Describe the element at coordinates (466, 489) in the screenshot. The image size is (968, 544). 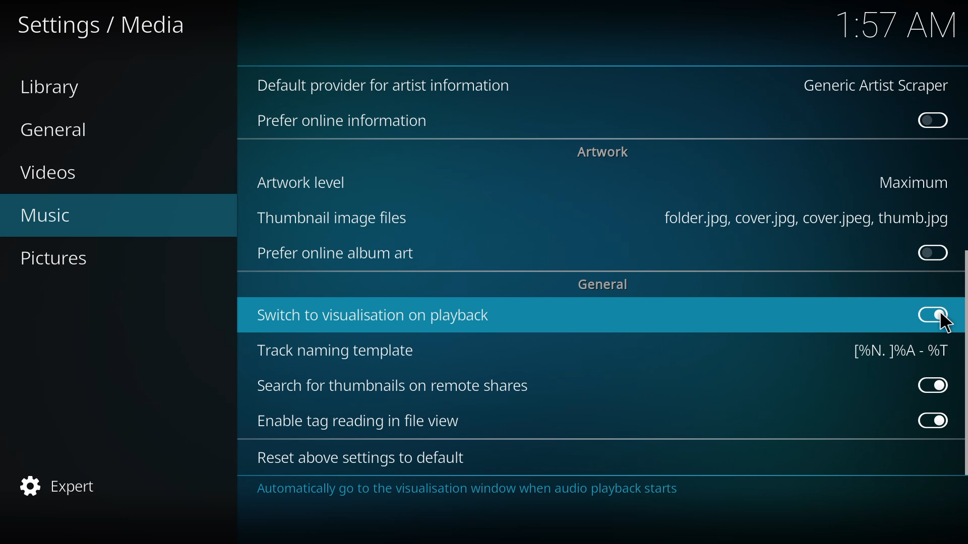
I see `info` at that location.